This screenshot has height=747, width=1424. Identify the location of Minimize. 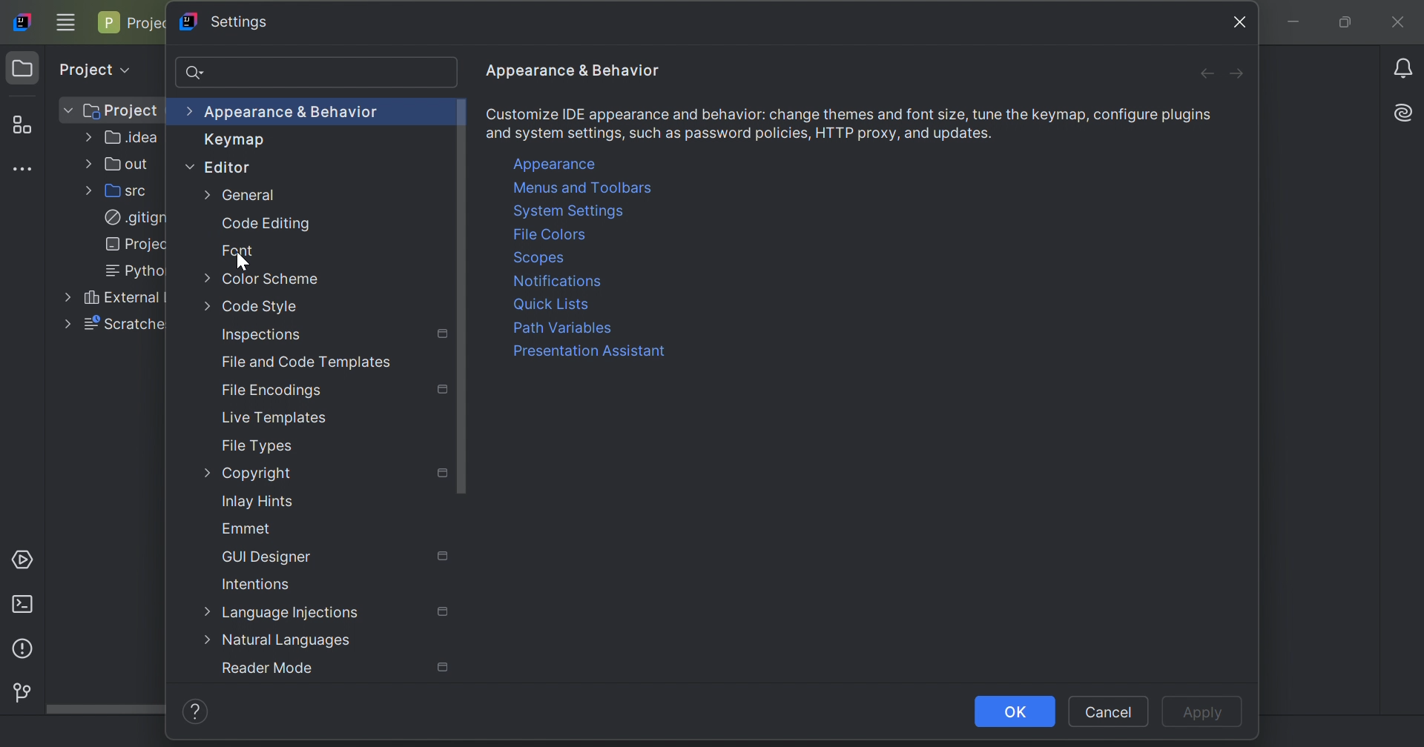
(1299, 24).